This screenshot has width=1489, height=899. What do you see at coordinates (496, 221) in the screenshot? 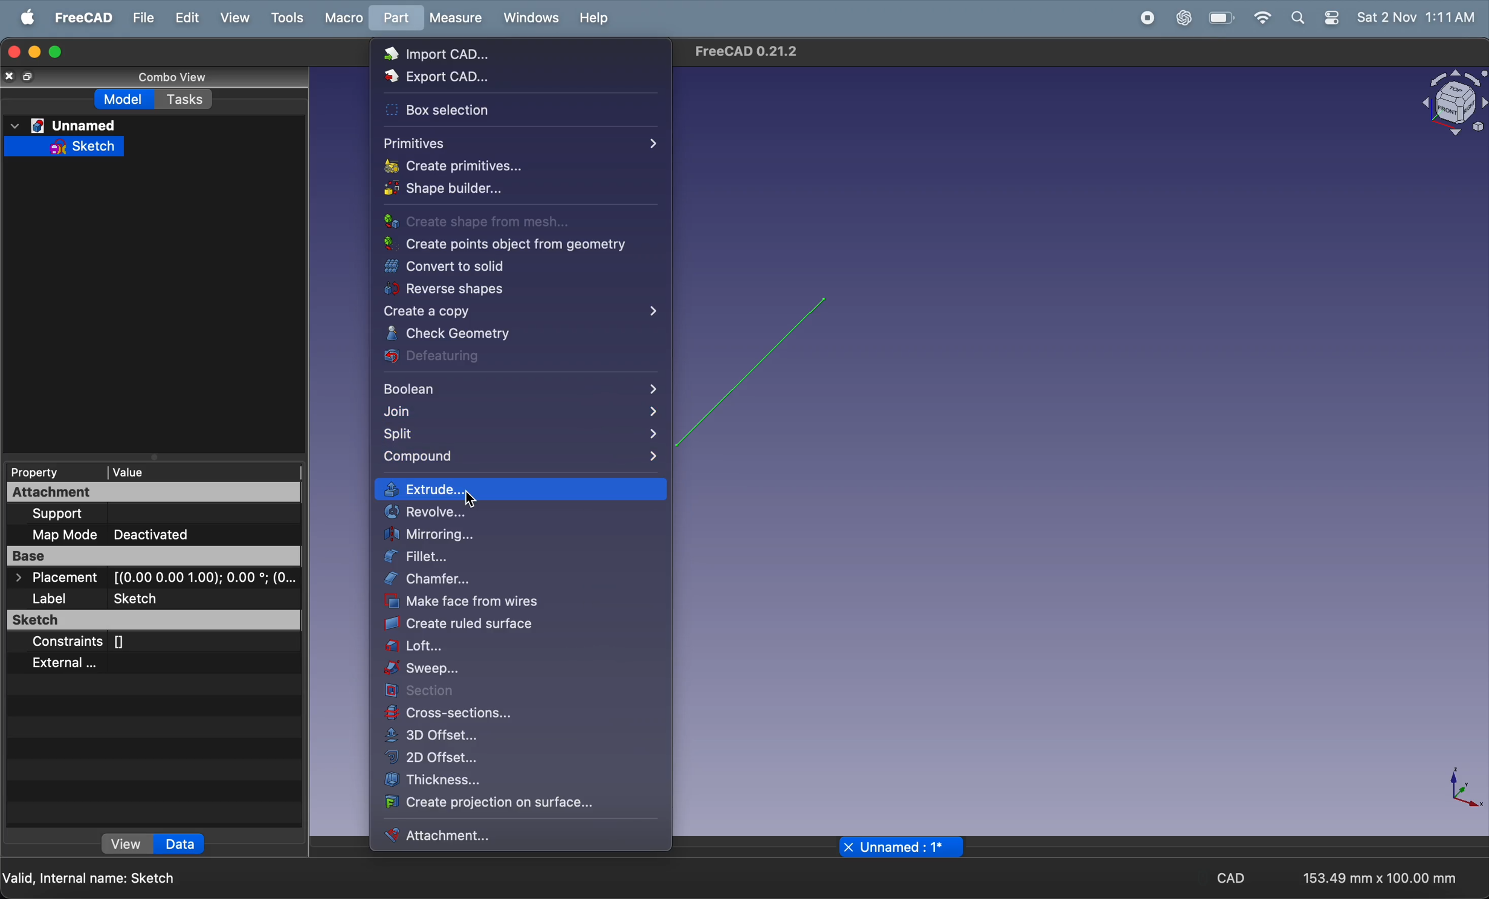
I see `create shape from mesh` at bounding box center [496, 221].